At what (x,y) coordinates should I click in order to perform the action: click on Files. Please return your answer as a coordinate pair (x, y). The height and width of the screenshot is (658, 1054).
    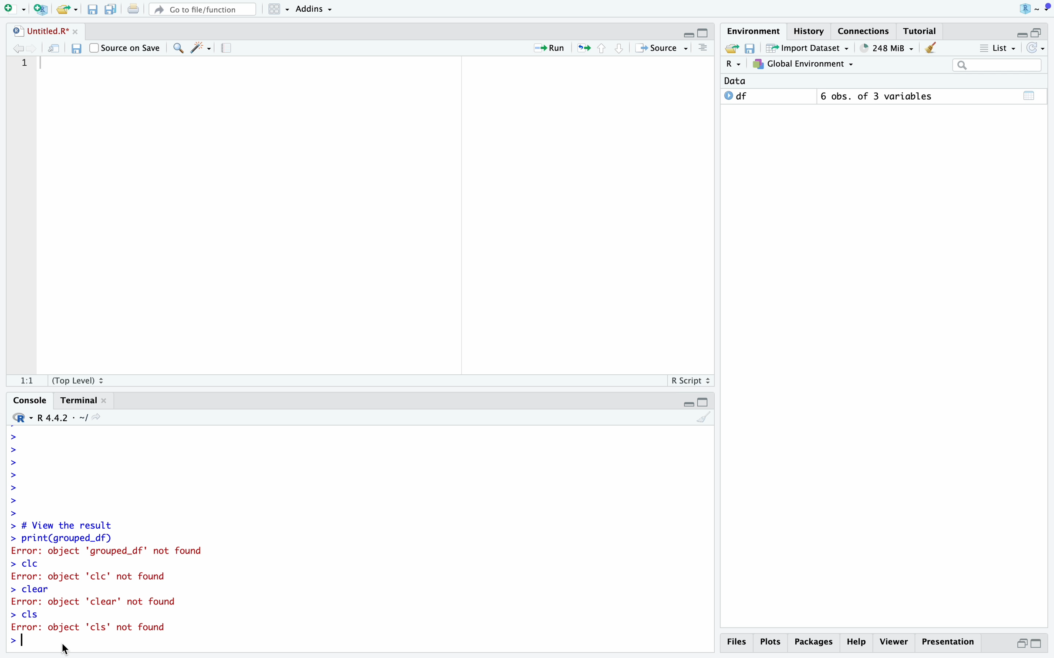
    Looking at the image, I should click on (738, 642).